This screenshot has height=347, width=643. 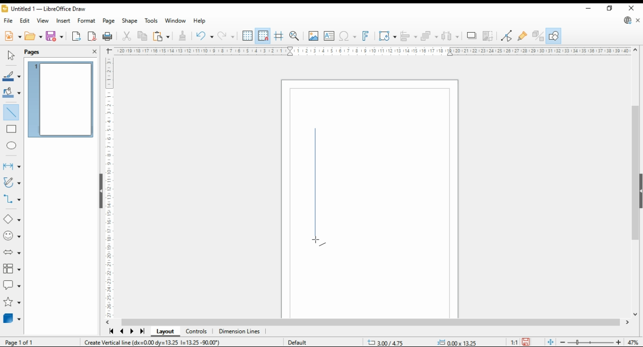 What do you see at coordinates (640, 190) in the screenshot?
I see `collapse` at bounding box center [640, 190].